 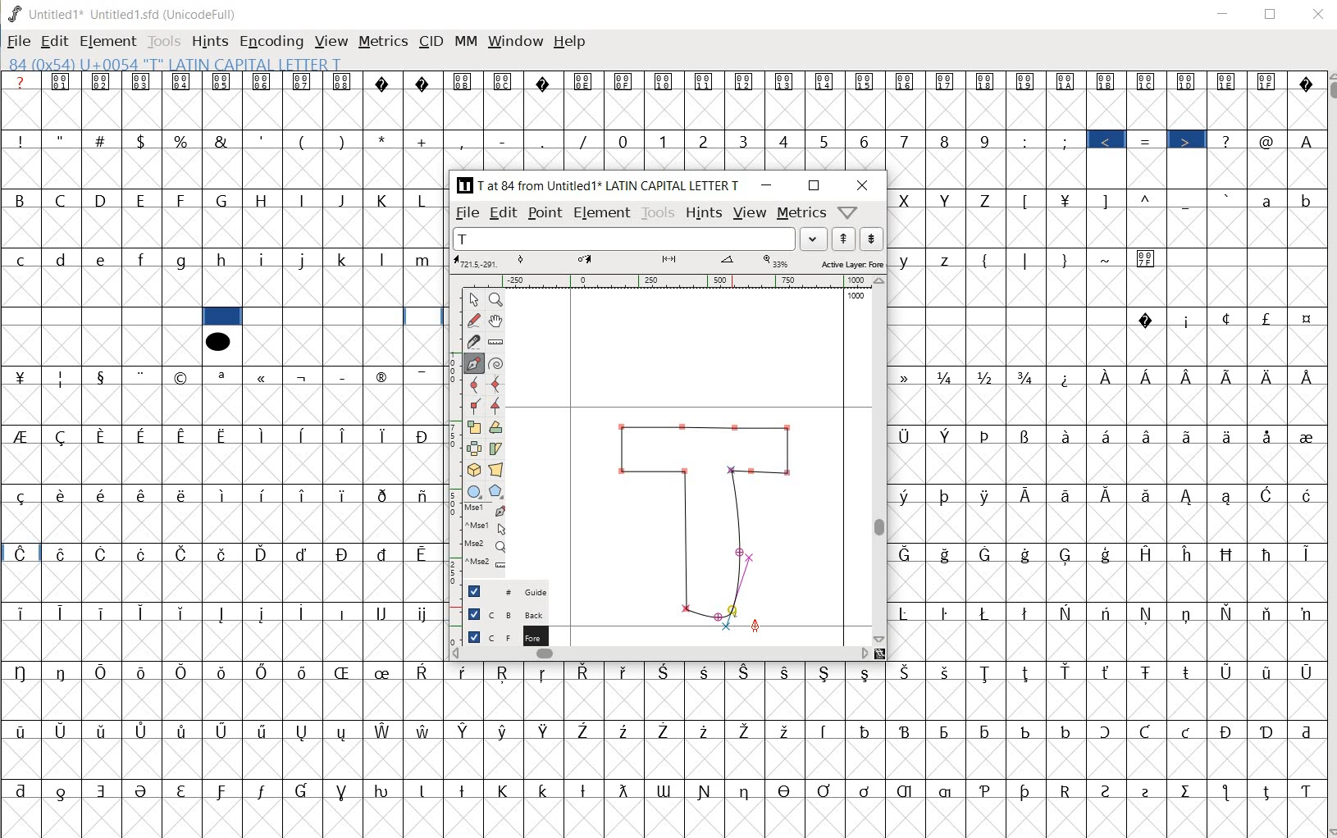 I want to click on Symbol, so click(x=1191, y=554).